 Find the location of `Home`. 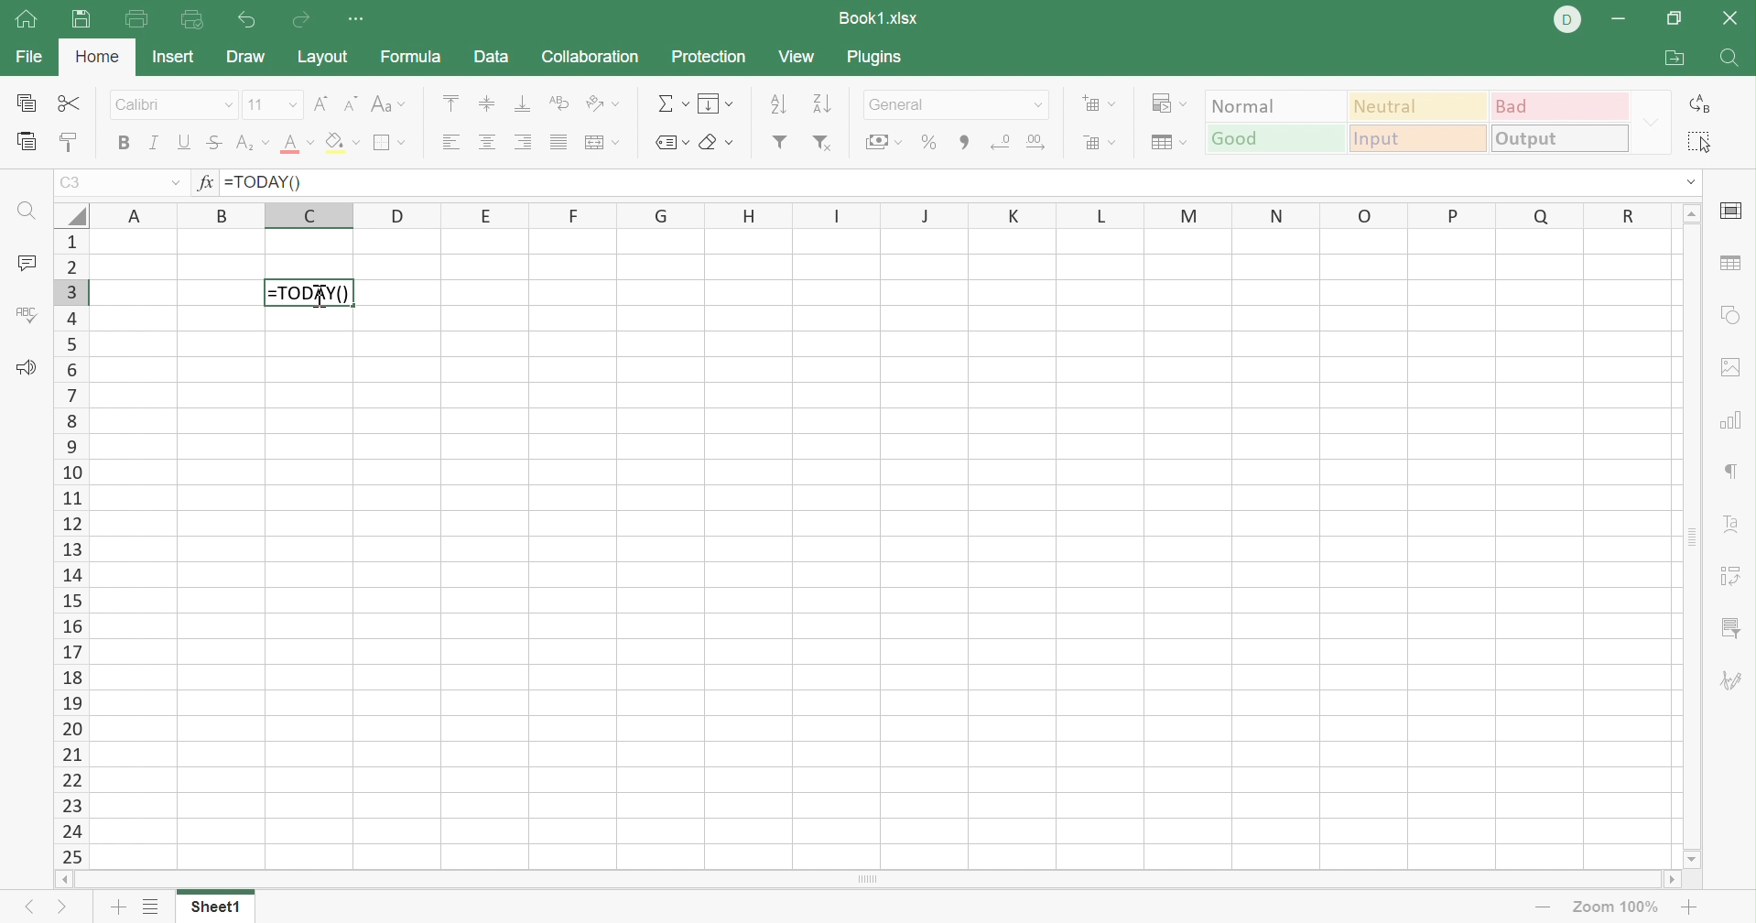

Home is located at coordinates (96, 60).